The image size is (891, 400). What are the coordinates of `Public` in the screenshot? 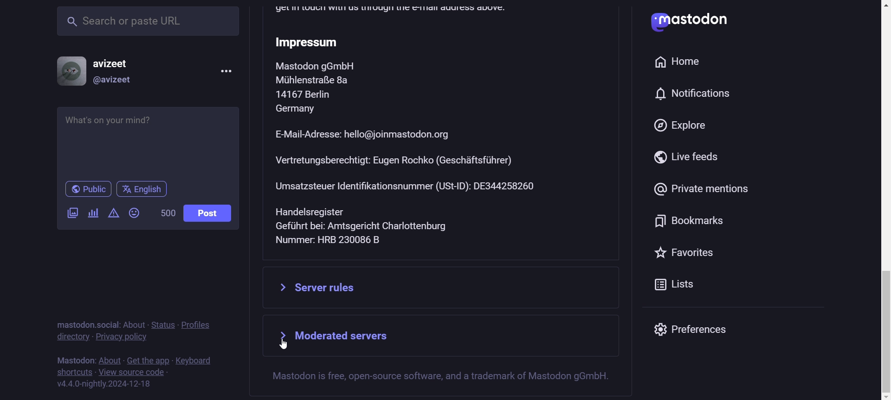 It's located at (88, 189).